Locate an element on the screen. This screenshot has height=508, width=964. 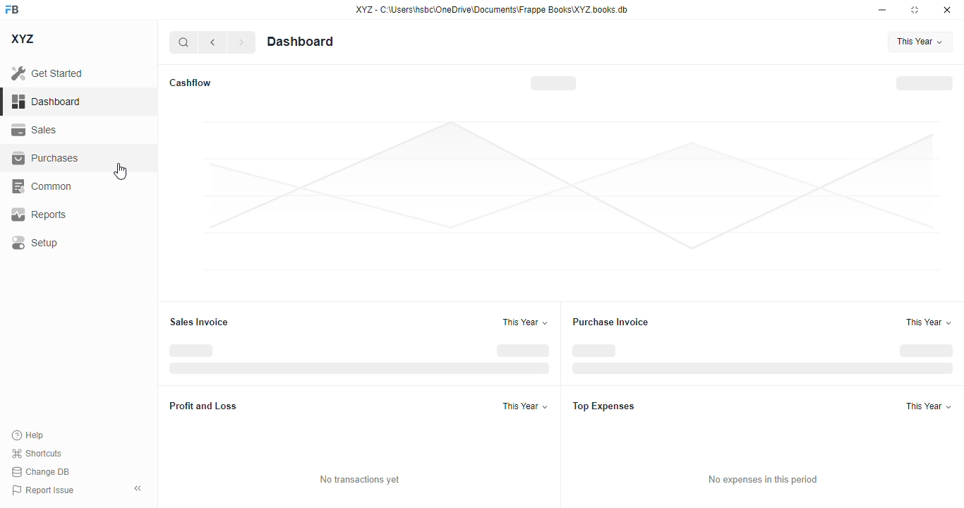
setup is located at coordinates (36, 243).